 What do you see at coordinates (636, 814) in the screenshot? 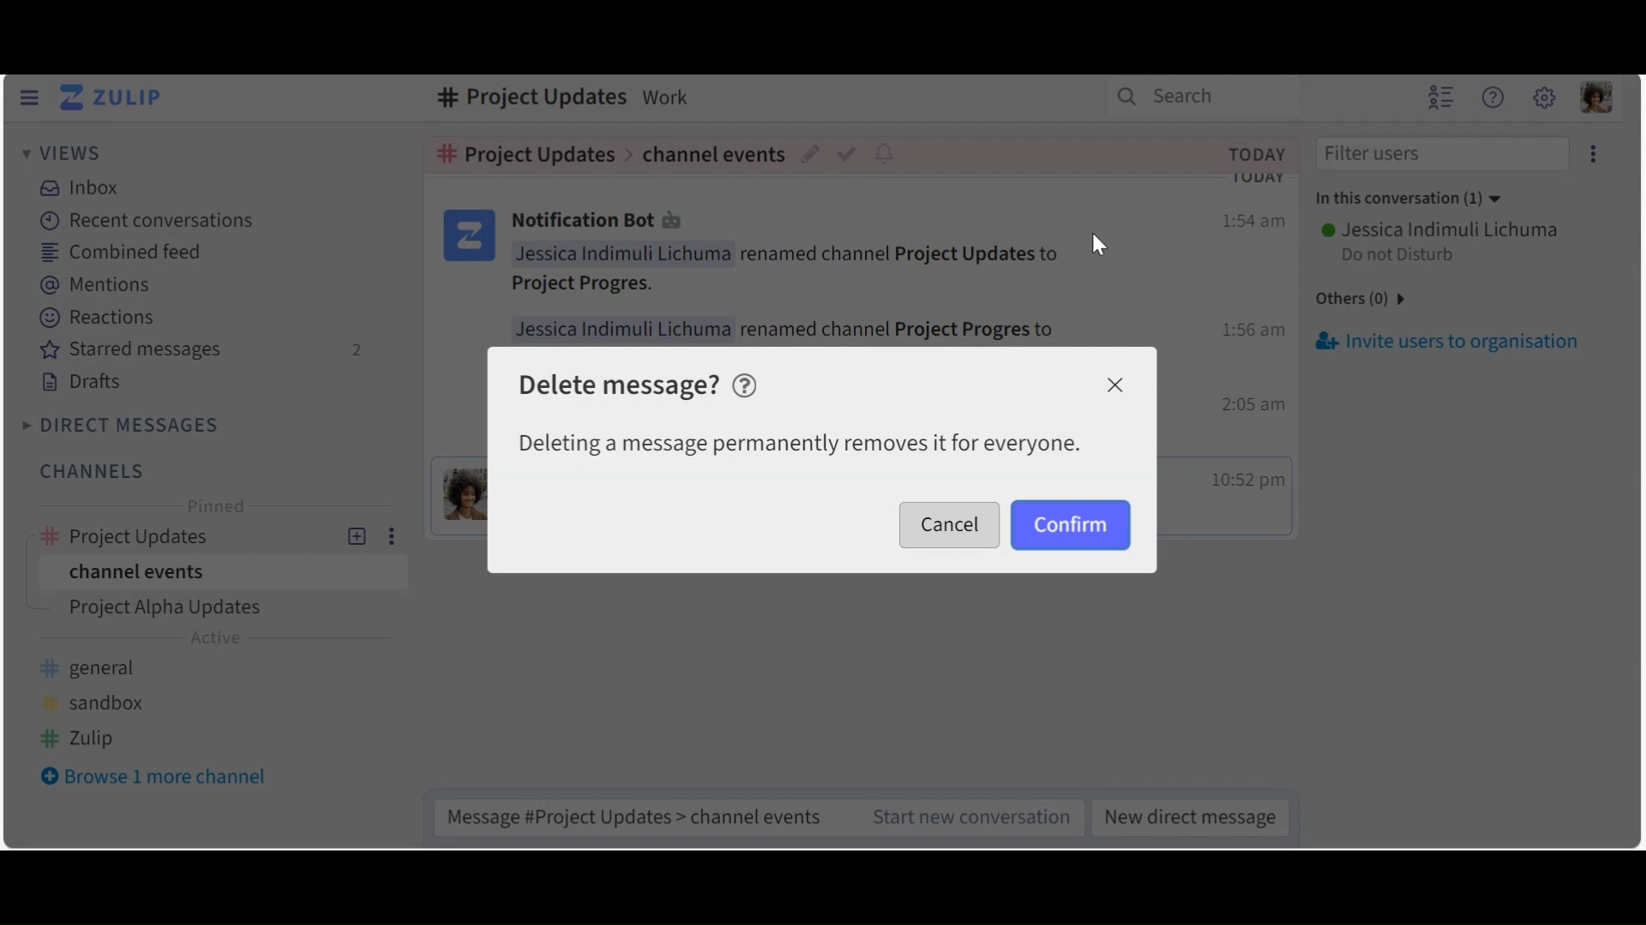
I see `Compose messages` at bounding box center [636, 814].